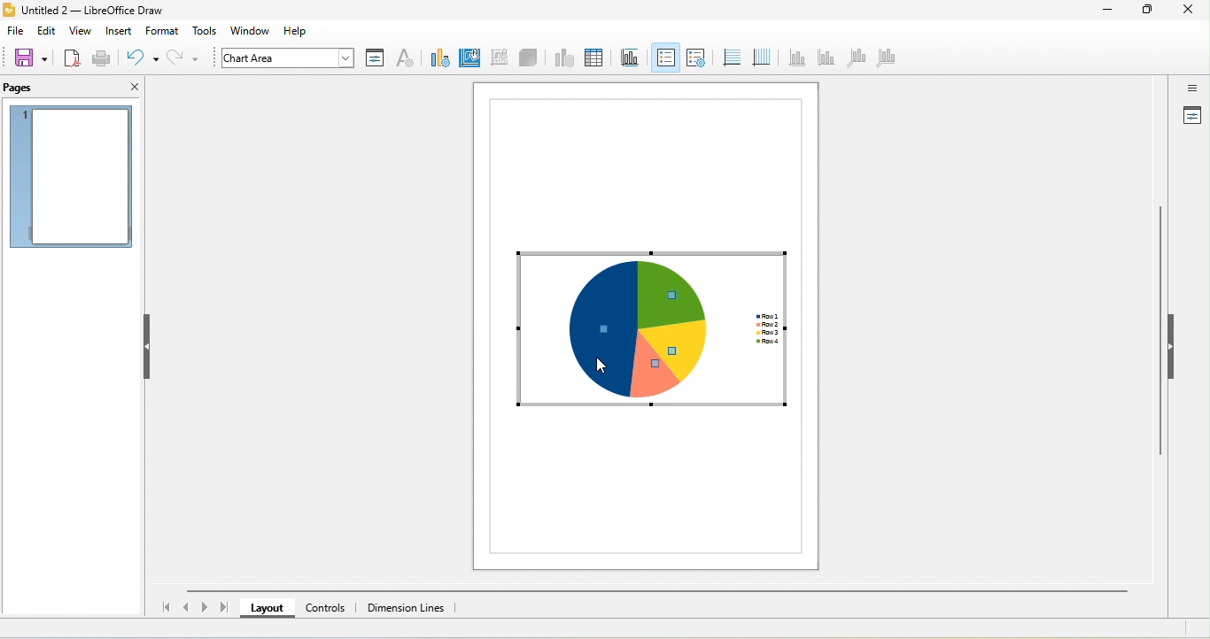 The height and width of the screenshot is (639, 1210). What do you see at coordinates (1191, 88) in the screenshot?
I see `toggle sidebar` at bounding box center [1191, 88].